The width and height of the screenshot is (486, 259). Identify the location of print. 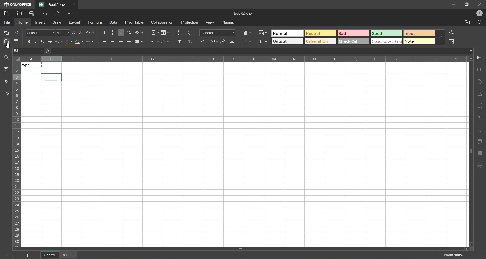
(20, 13).